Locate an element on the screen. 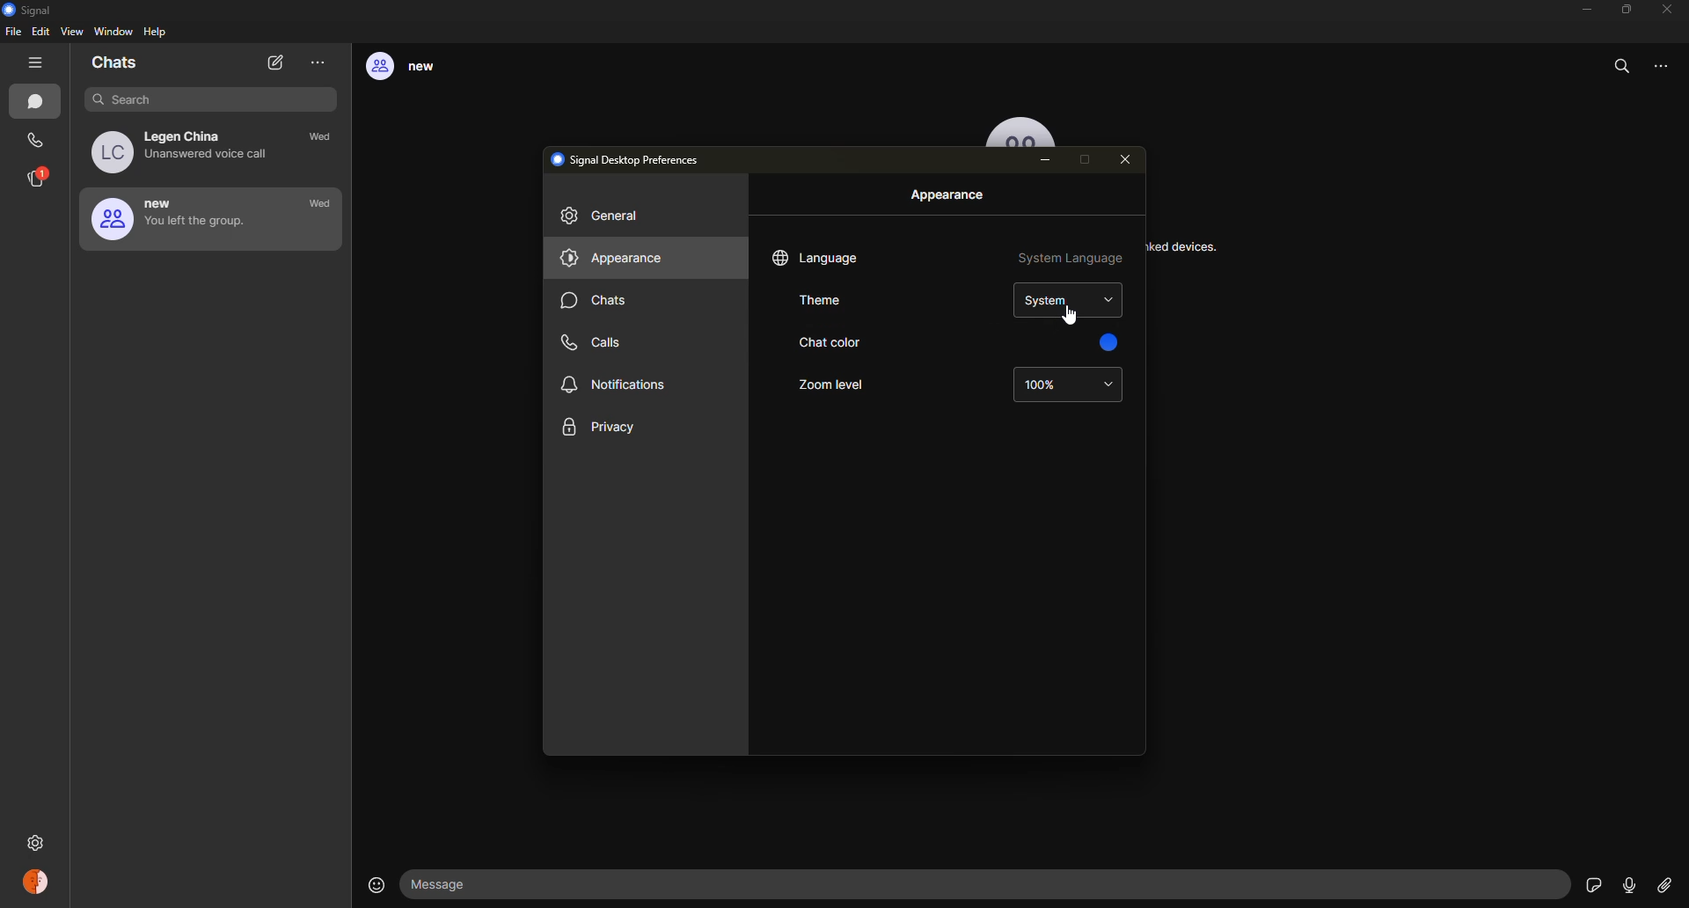 The height and width of the screenshot is (908, 1689). general is located at coordinates (607, 218).